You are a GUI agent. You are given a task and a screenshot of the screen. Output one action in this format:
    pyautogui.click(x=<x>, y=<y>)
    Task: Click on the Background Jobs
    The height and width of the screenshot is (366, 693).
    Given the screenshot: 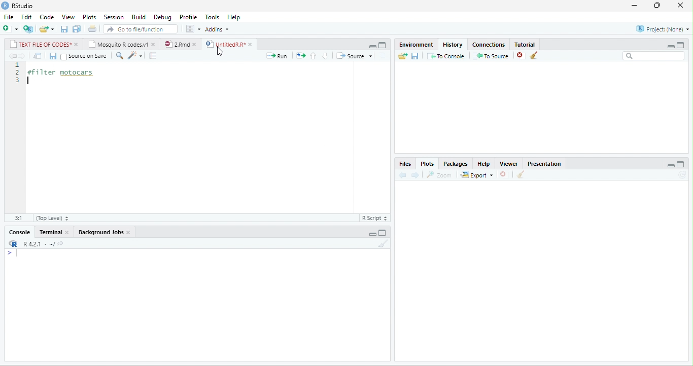 What is the action you would take?
    pyautogui.click(x=100, y=232)
    